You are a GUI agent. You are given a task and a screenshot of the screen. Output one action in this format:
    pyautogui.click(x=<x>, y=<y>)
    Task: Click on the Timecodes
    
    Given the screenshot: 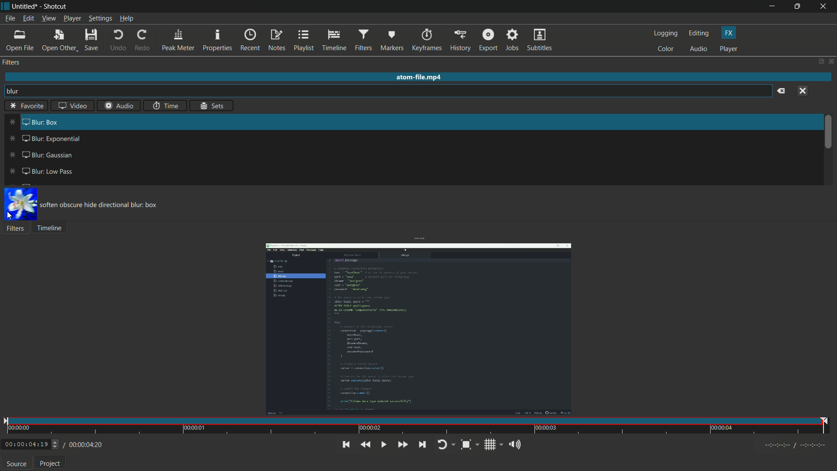 What is the action you would take?
    pyautogui.click(x=791, y=447)
    